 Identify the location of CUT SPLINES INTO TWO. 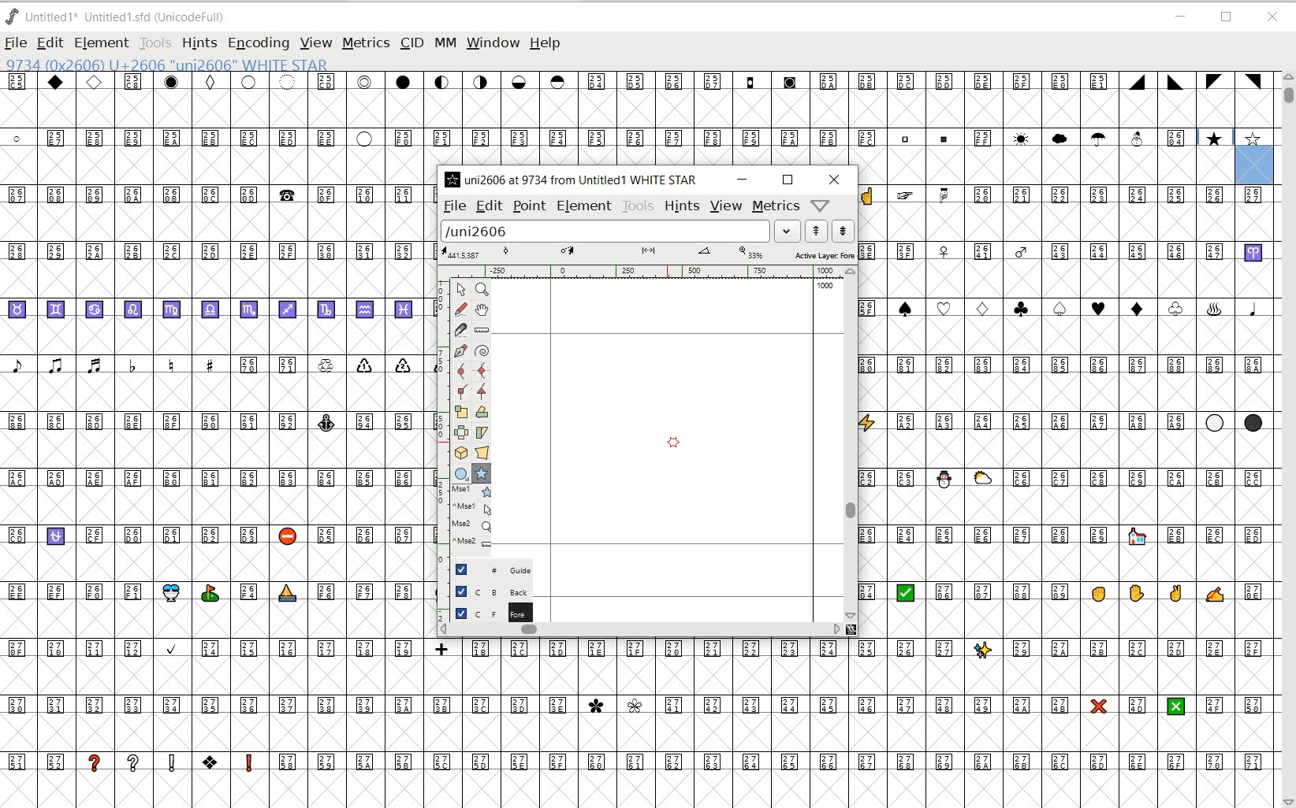
(461, 329).